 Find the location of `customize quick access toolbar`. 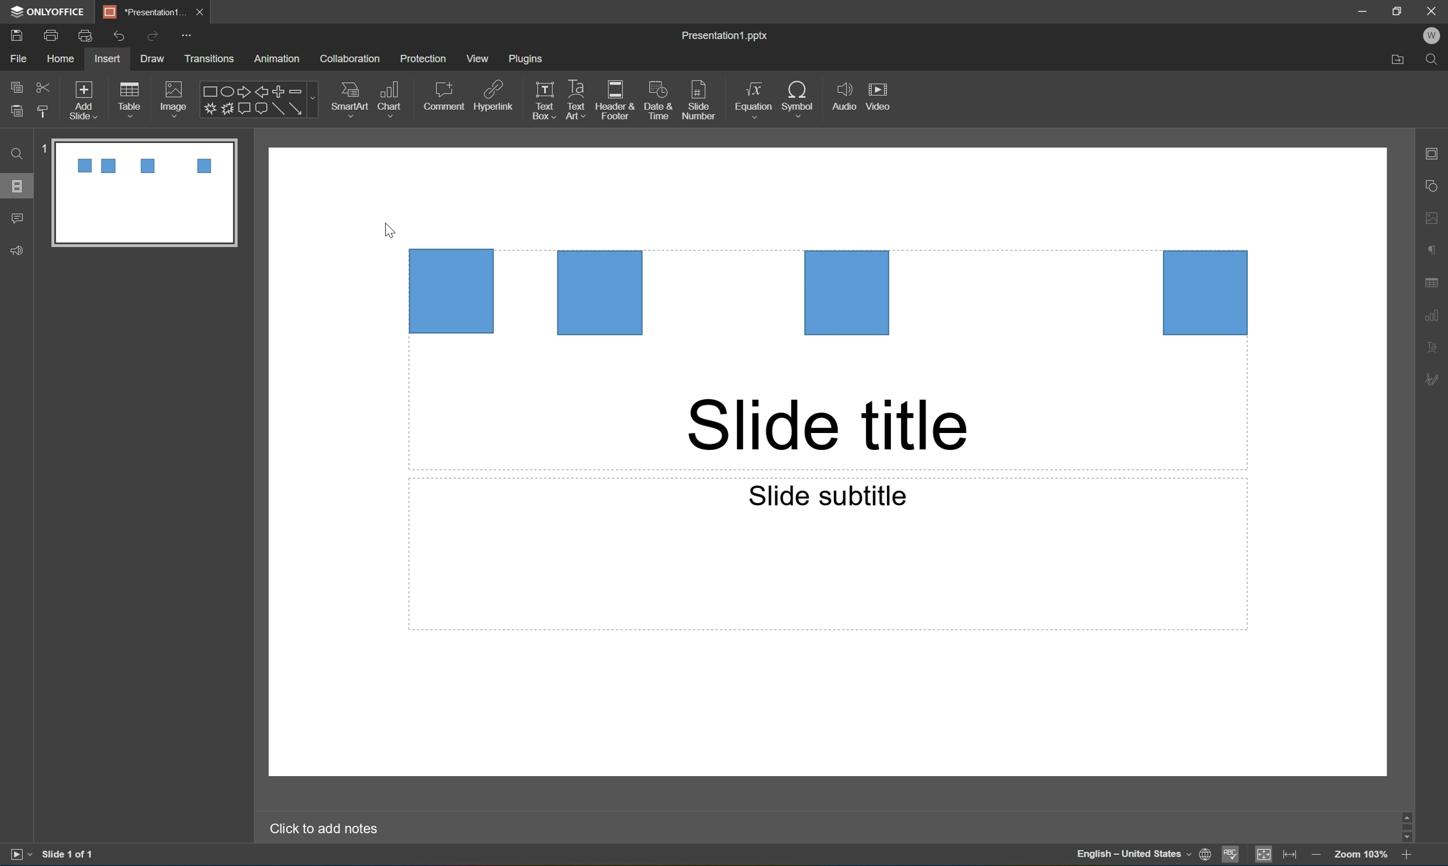

customize quick access toolbar is located at coordinates (186, 34).